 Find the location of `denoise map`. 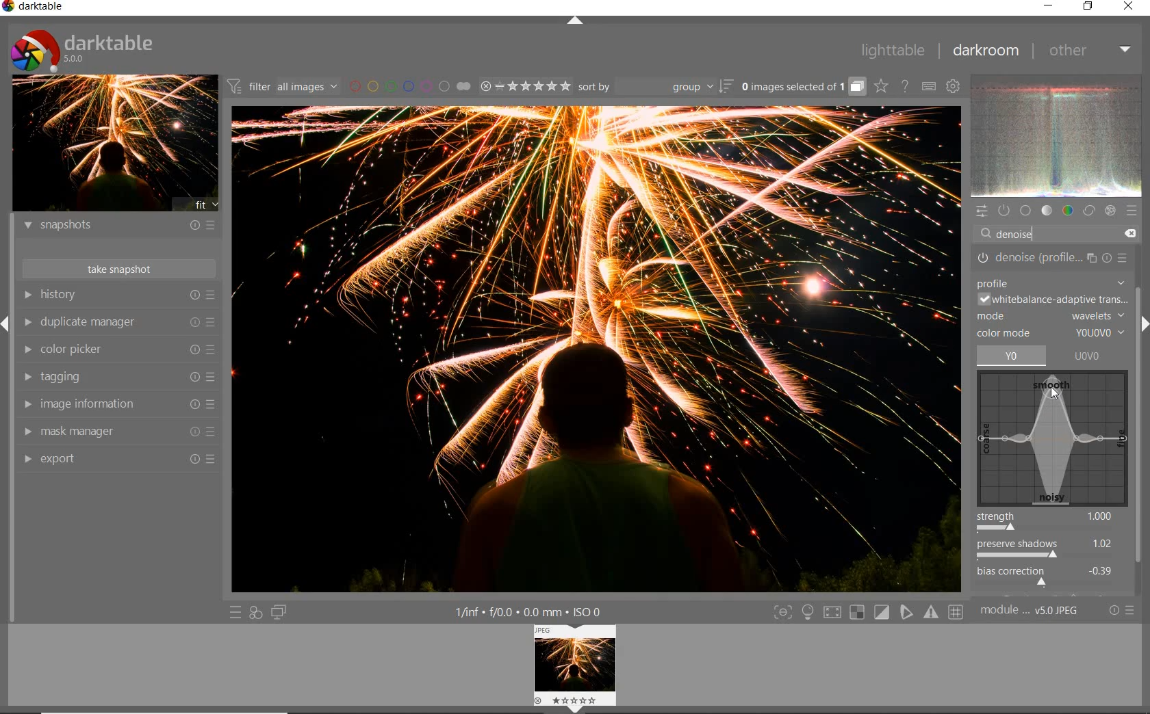

denoise map is located at coordinates (1053, 439).